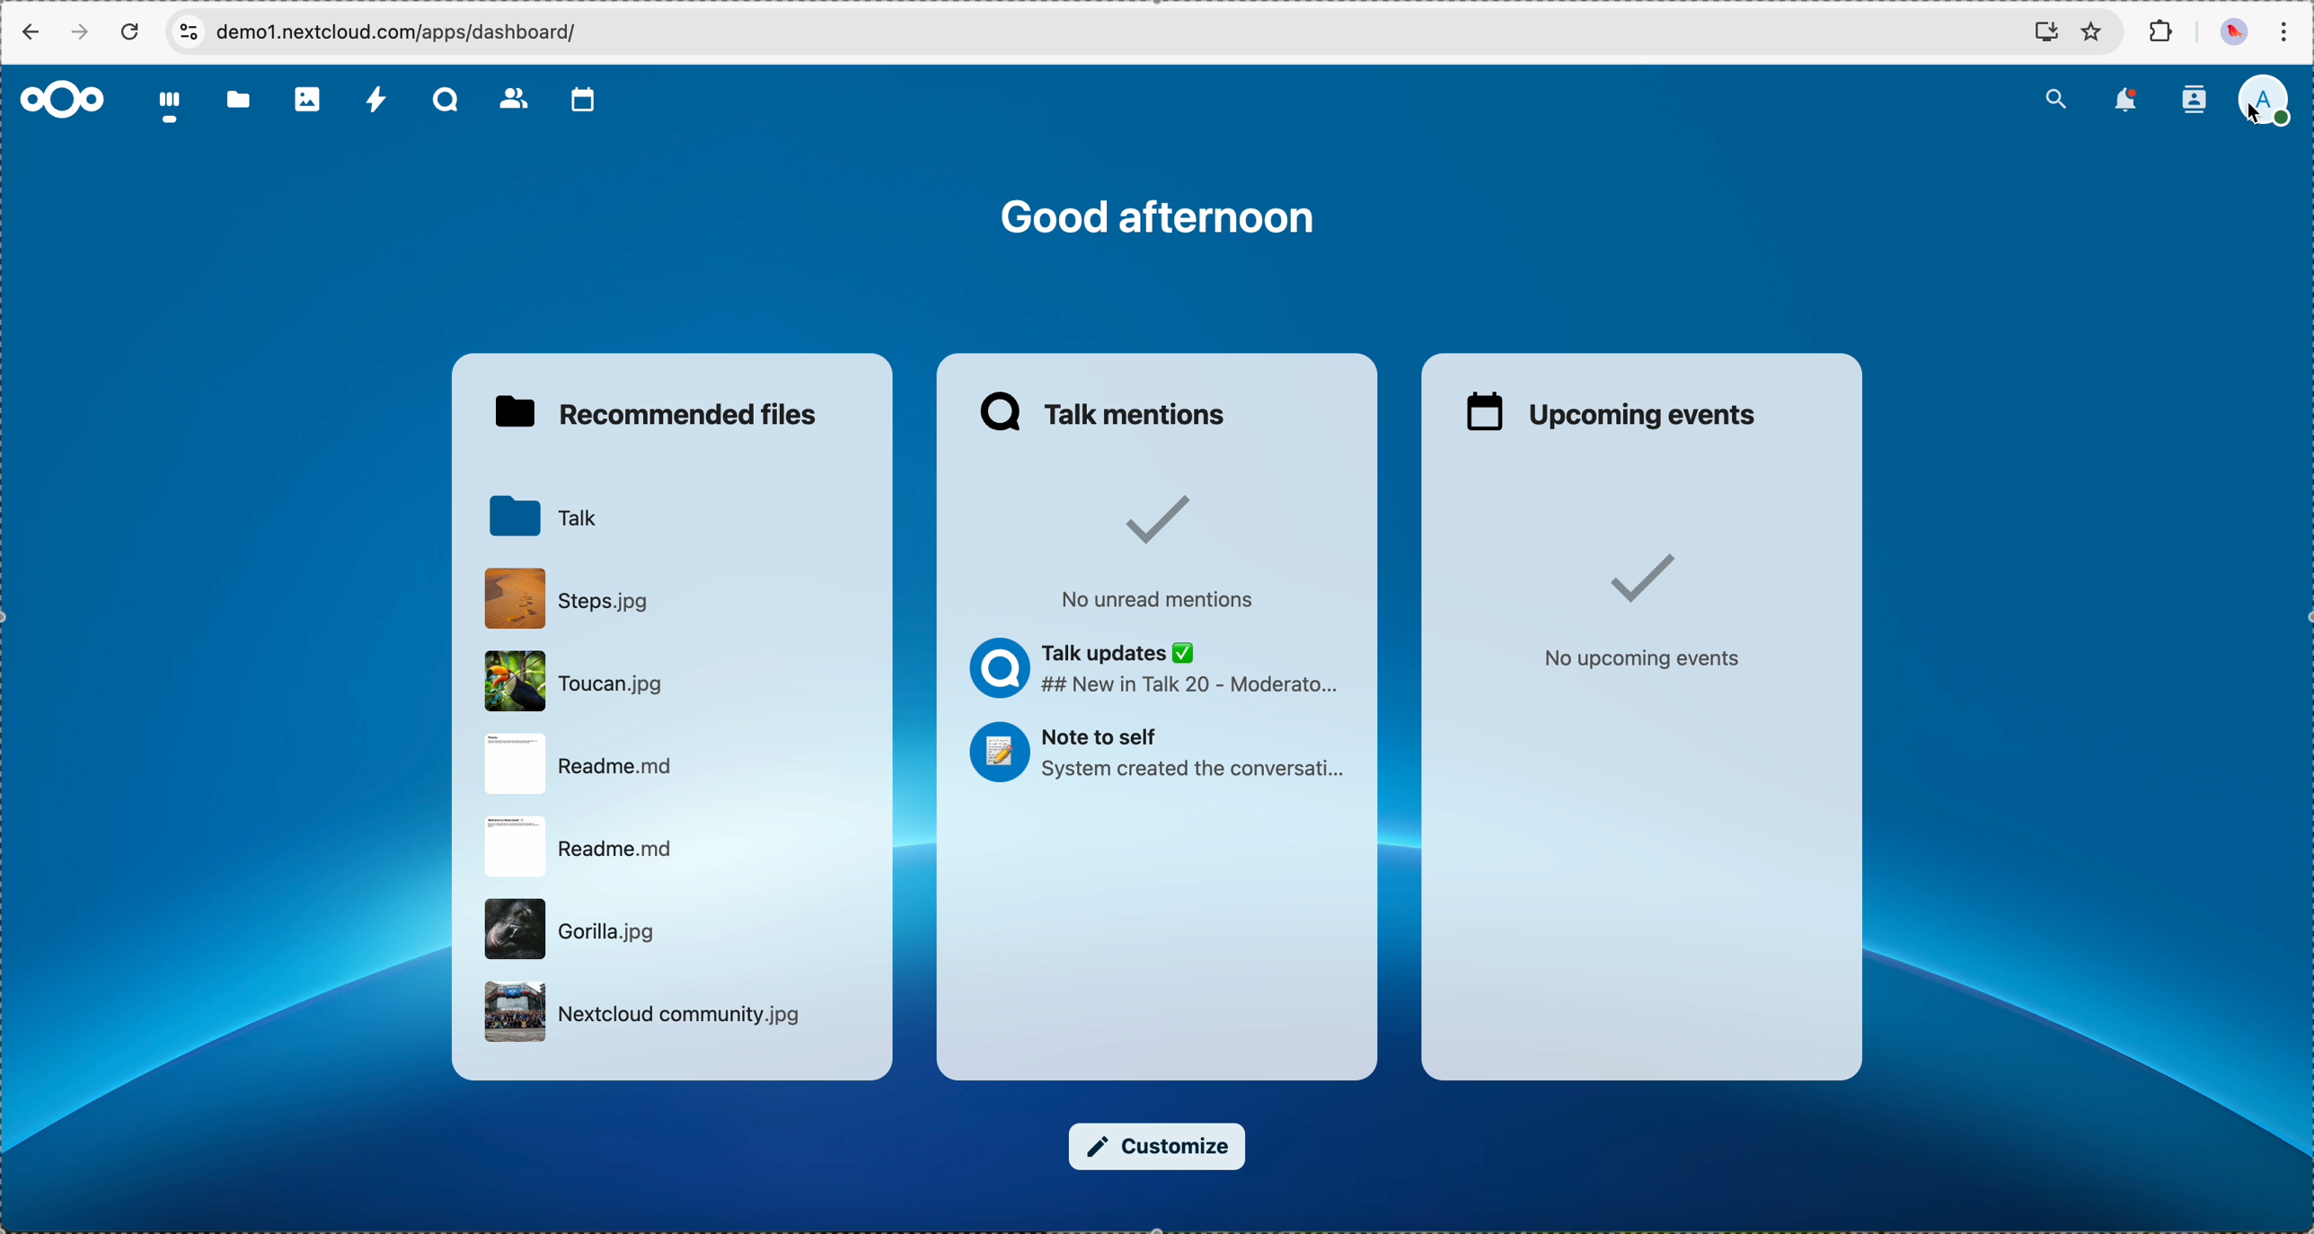 Image resolution: width=2314 pixels, height=1234 pixels. I want to click on file, so click(648, 1014).